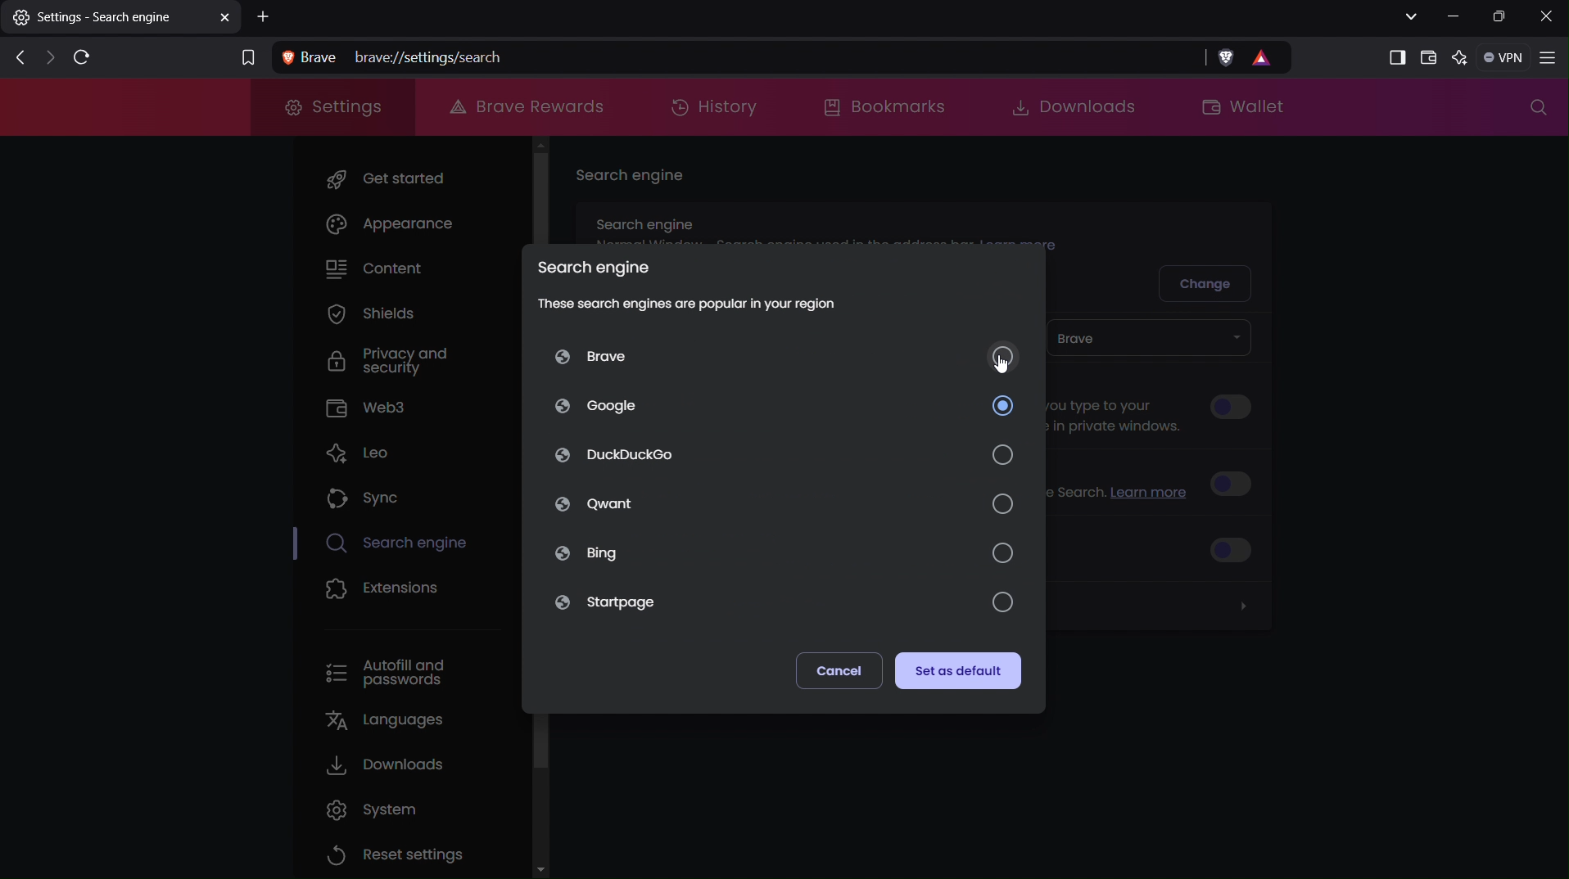 This screenshot has width=1569, height=879. What do you see at coordinates (831, 221) in the screenshot?
I see `Search engine (Normal Window)` at bounding box center [831, 221].